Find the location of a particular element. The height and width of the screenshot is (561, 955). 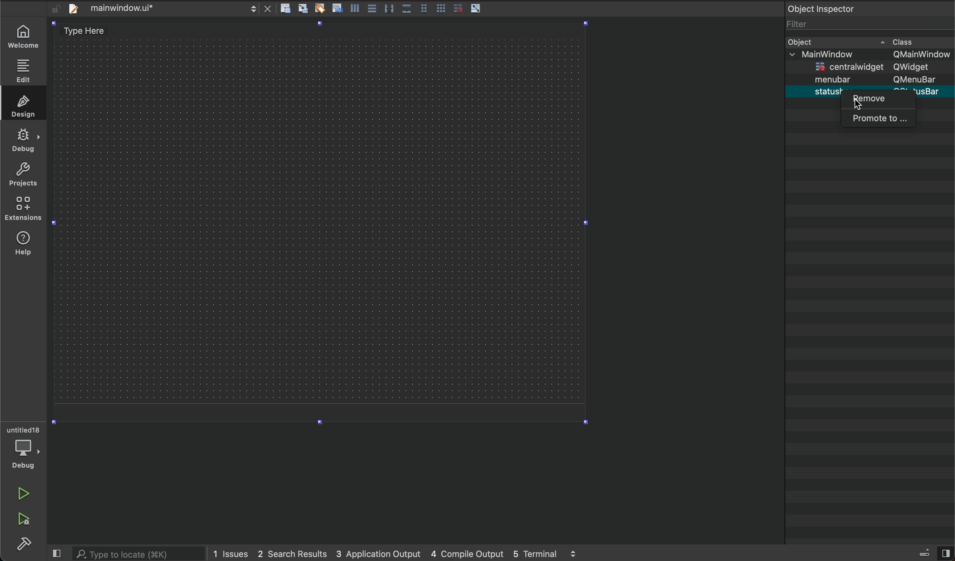

3 application output is located at coordinates (379, 551).